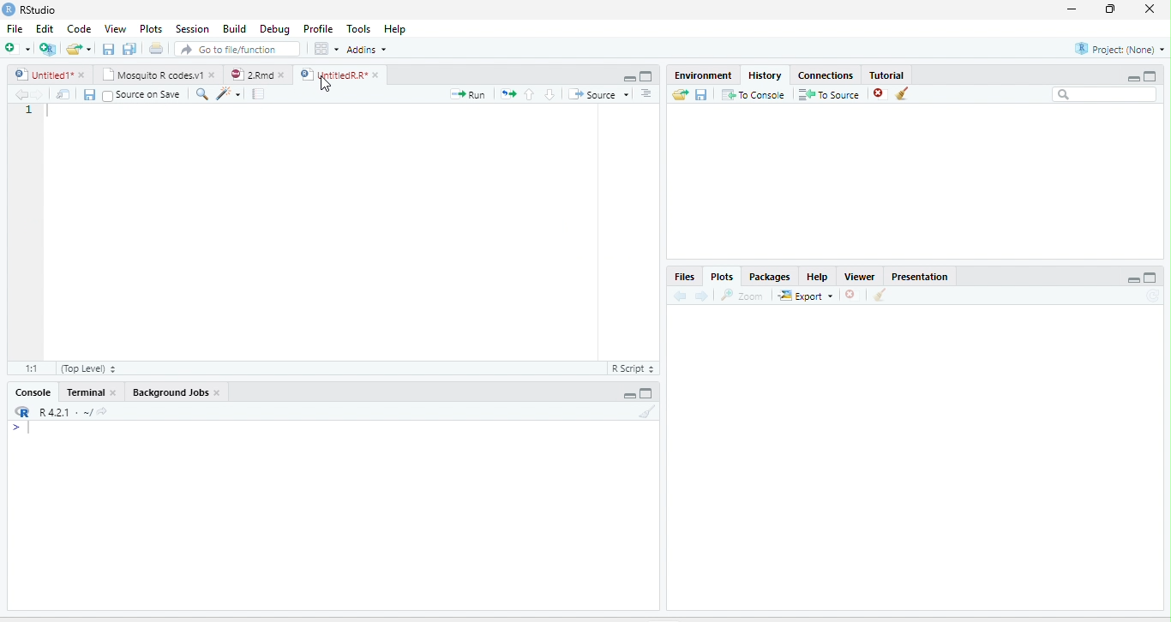 Image resolution: width=1171 pixels, height=622 pixels. I want to click on File, so click(15, 28).